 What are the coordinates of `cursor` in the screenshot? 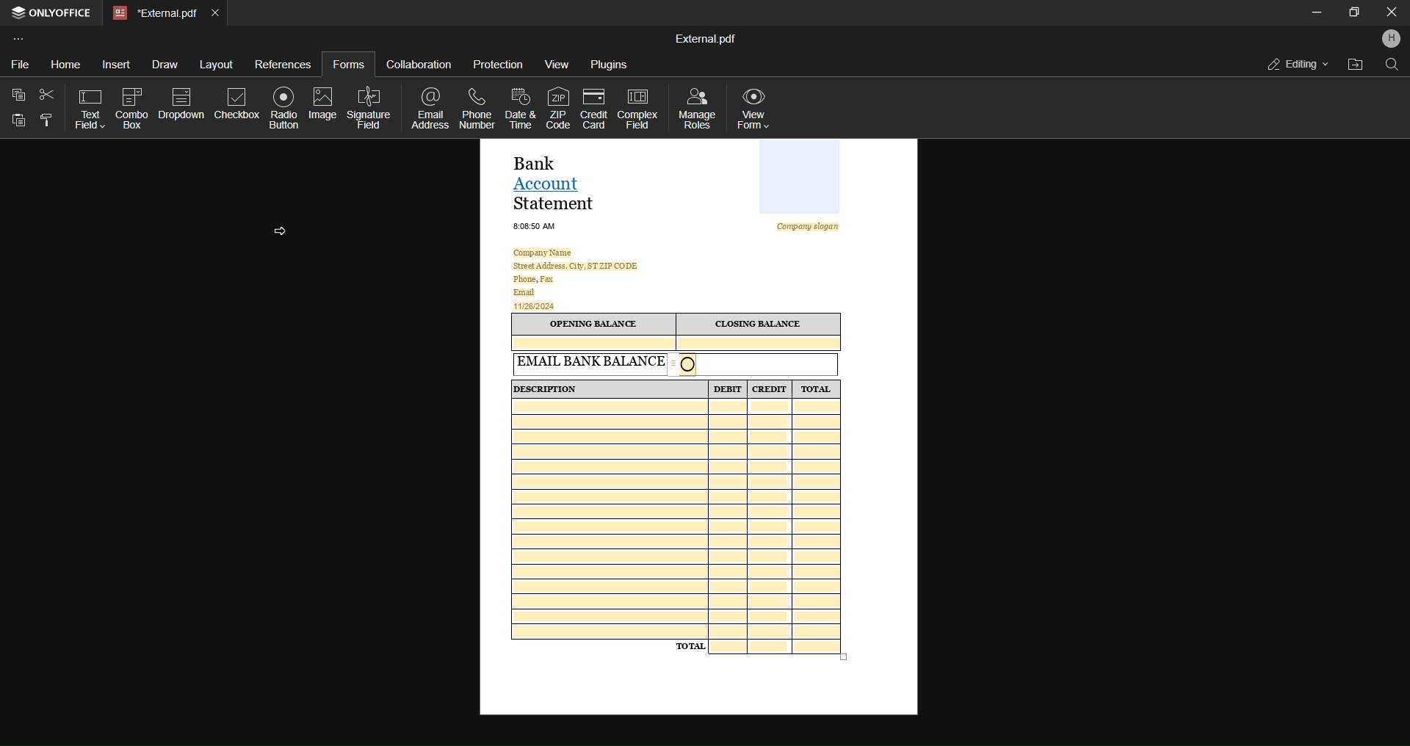 It's located at (278, 228).